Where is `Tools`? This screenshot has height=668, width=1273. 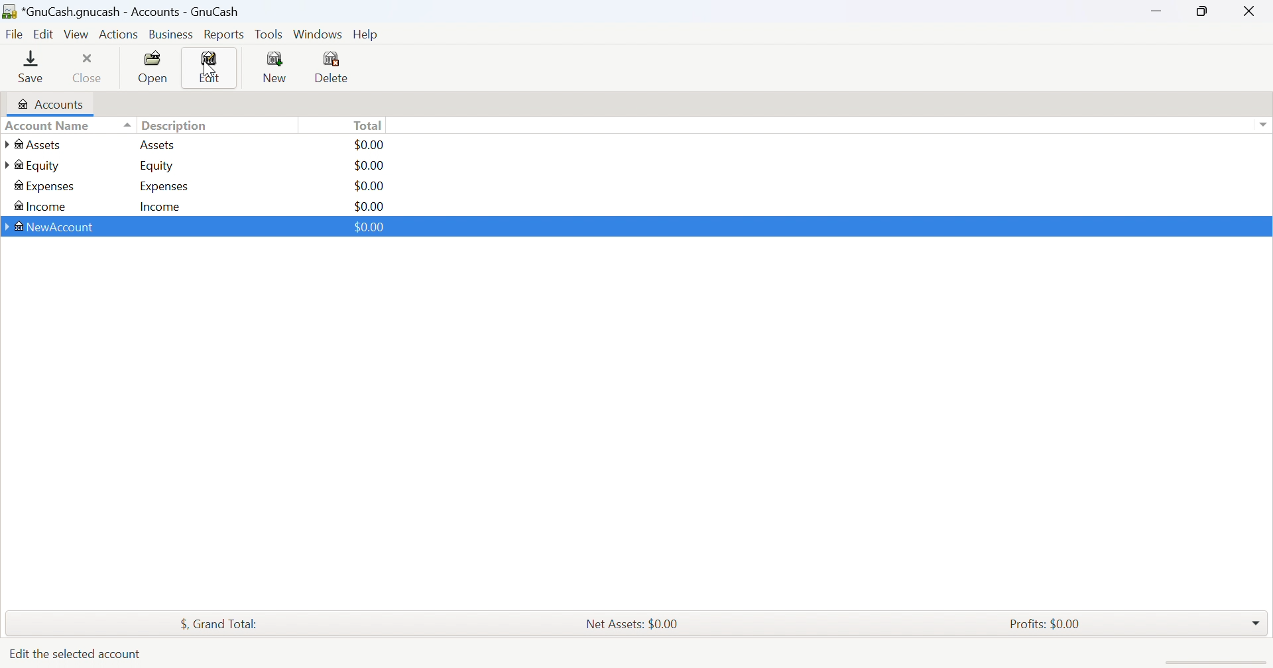
Tools is located at coordinates (270, 34).